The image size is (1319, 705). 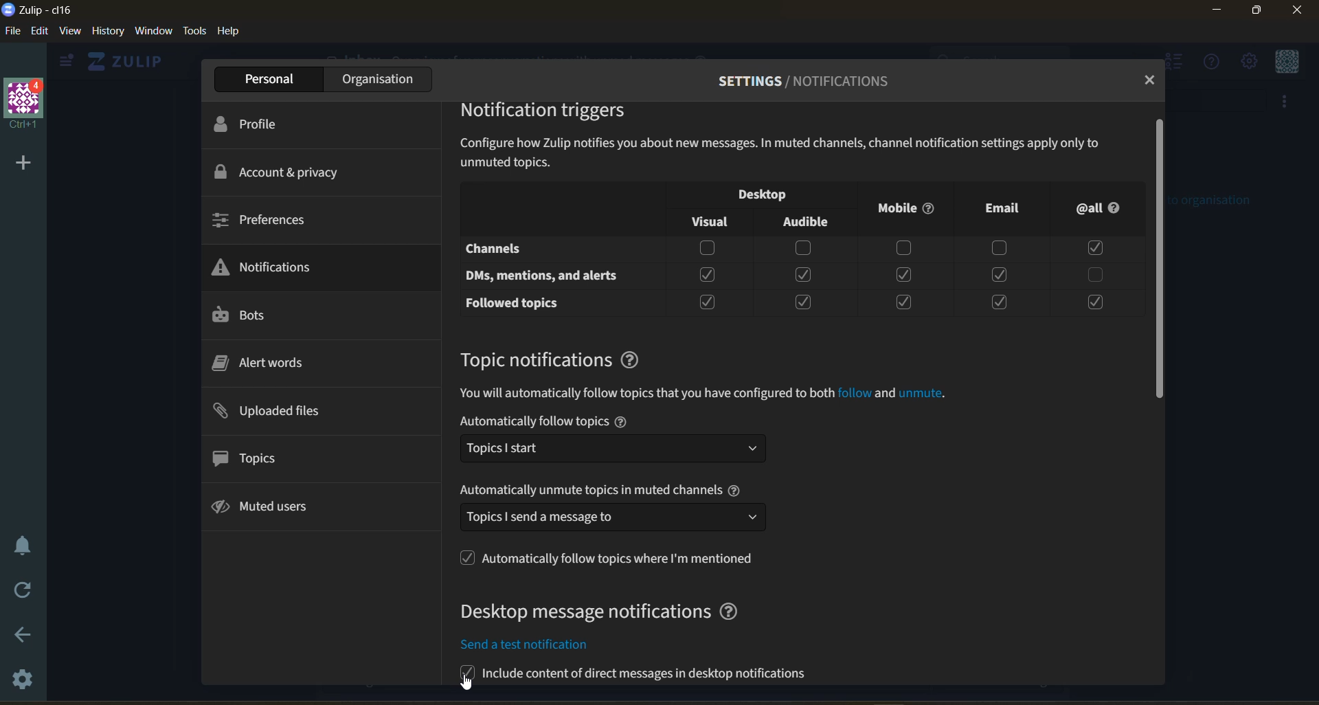 What do you see at coordinates (635, 672) in the screenshot?
I see `send a test notification` at bounding box center [635, 672].